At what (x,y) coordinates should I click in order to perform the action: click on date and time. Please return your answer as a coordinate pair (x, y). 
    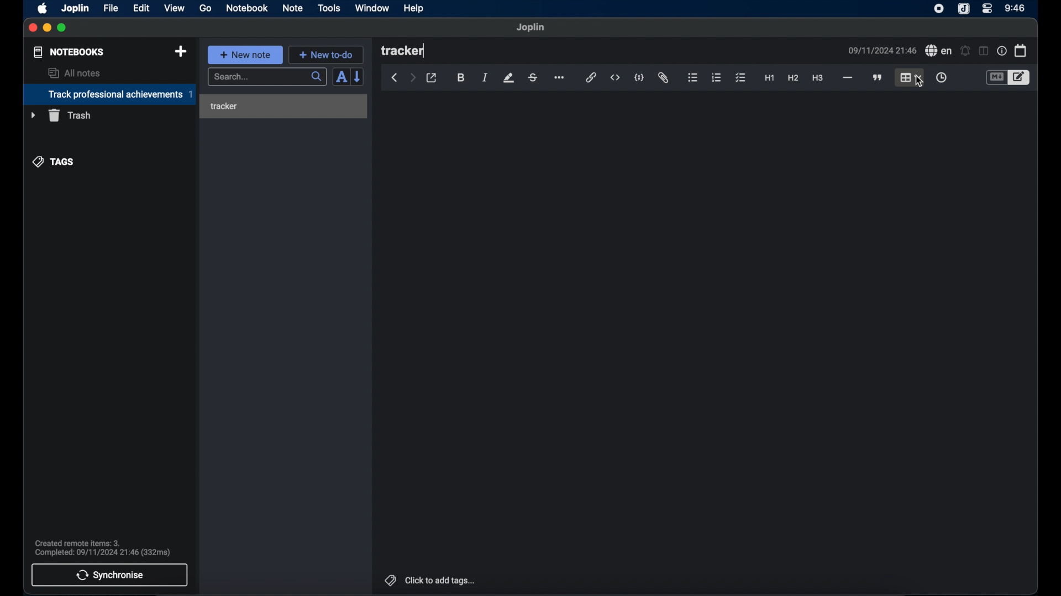
    Looking at the image, I should click on (881, 50).